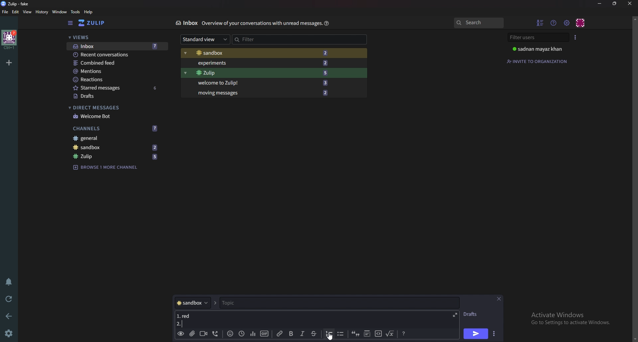  I want to click on Send options, so click(493, 334).